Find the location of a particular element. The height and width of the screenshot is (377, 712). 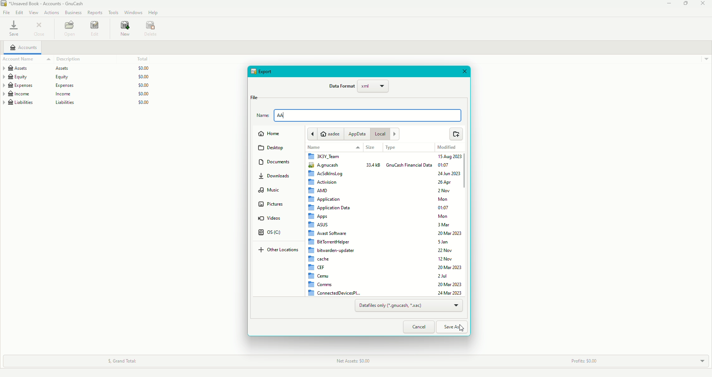

Close is located at coordinates (40, 29).